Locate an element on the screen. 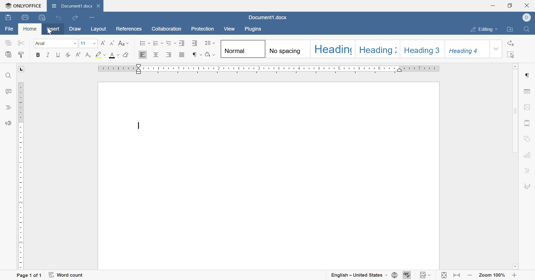 This screenshot has height=280, width=535. Drop Down is located at coordinates (95, 43).